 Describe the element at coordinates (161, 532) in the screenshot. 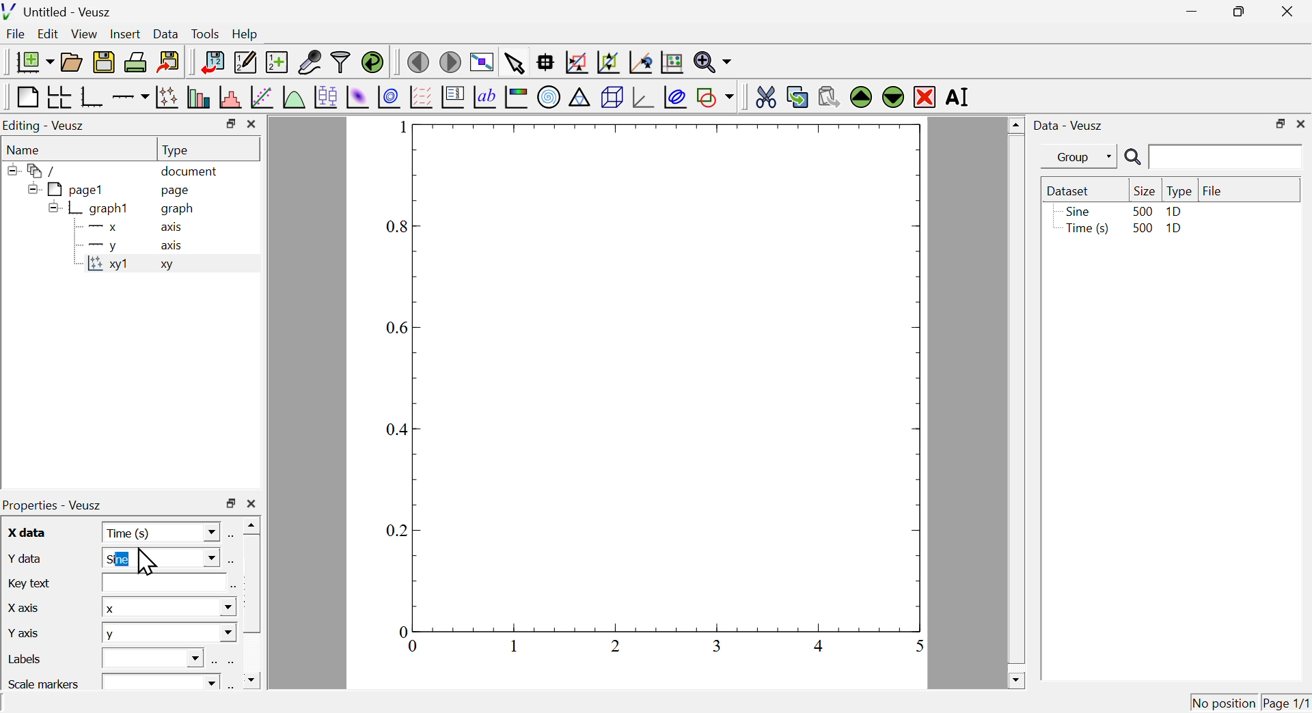

I see `time(s)` at that location.